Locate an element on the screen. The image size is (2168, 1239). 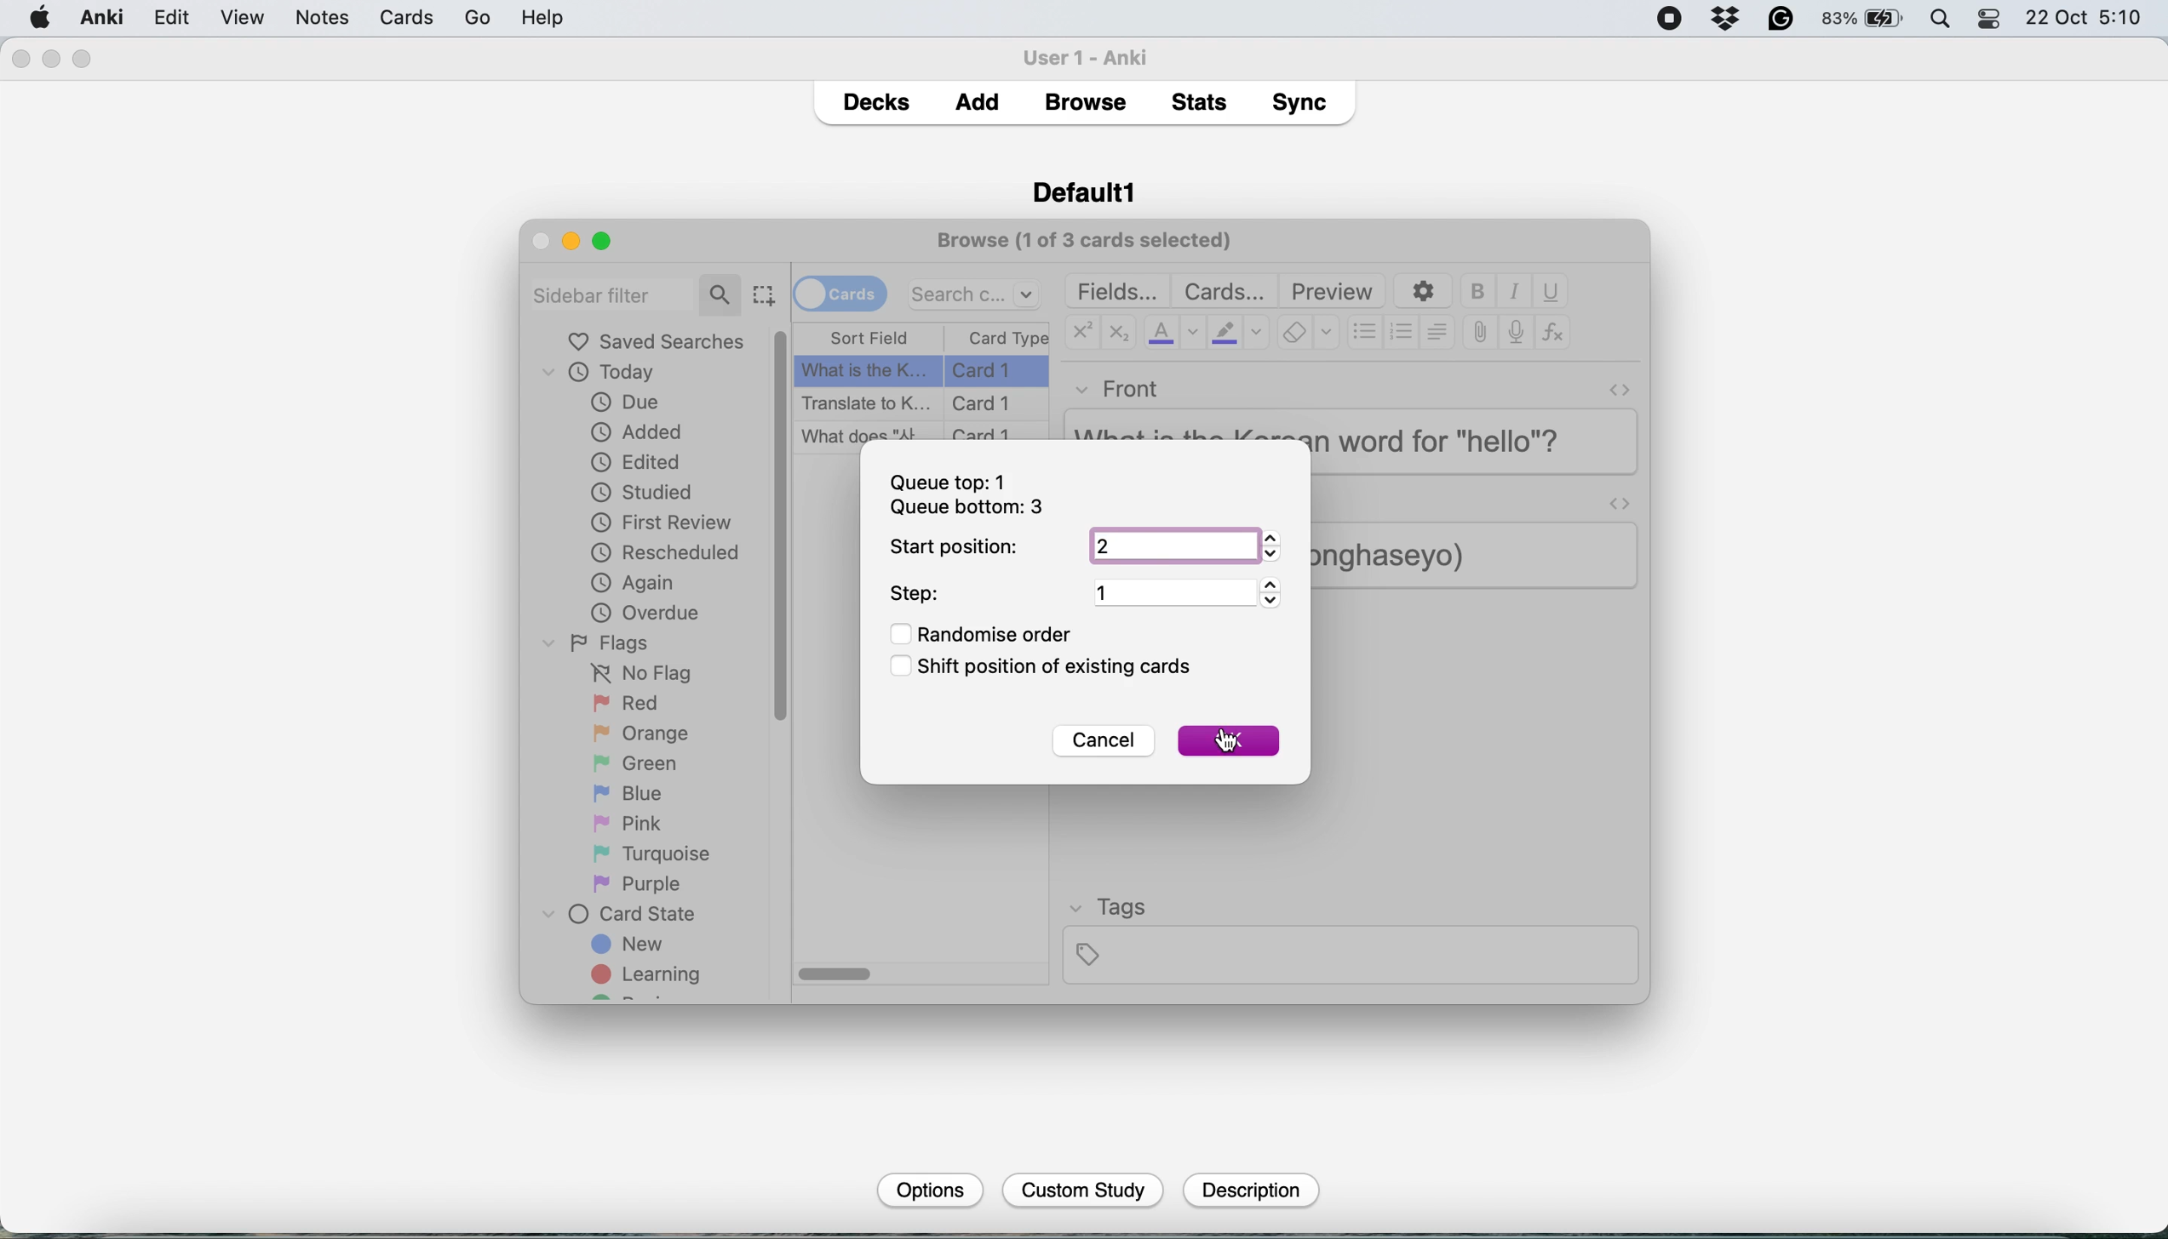
resheduled is located at coordinates (671, 553).